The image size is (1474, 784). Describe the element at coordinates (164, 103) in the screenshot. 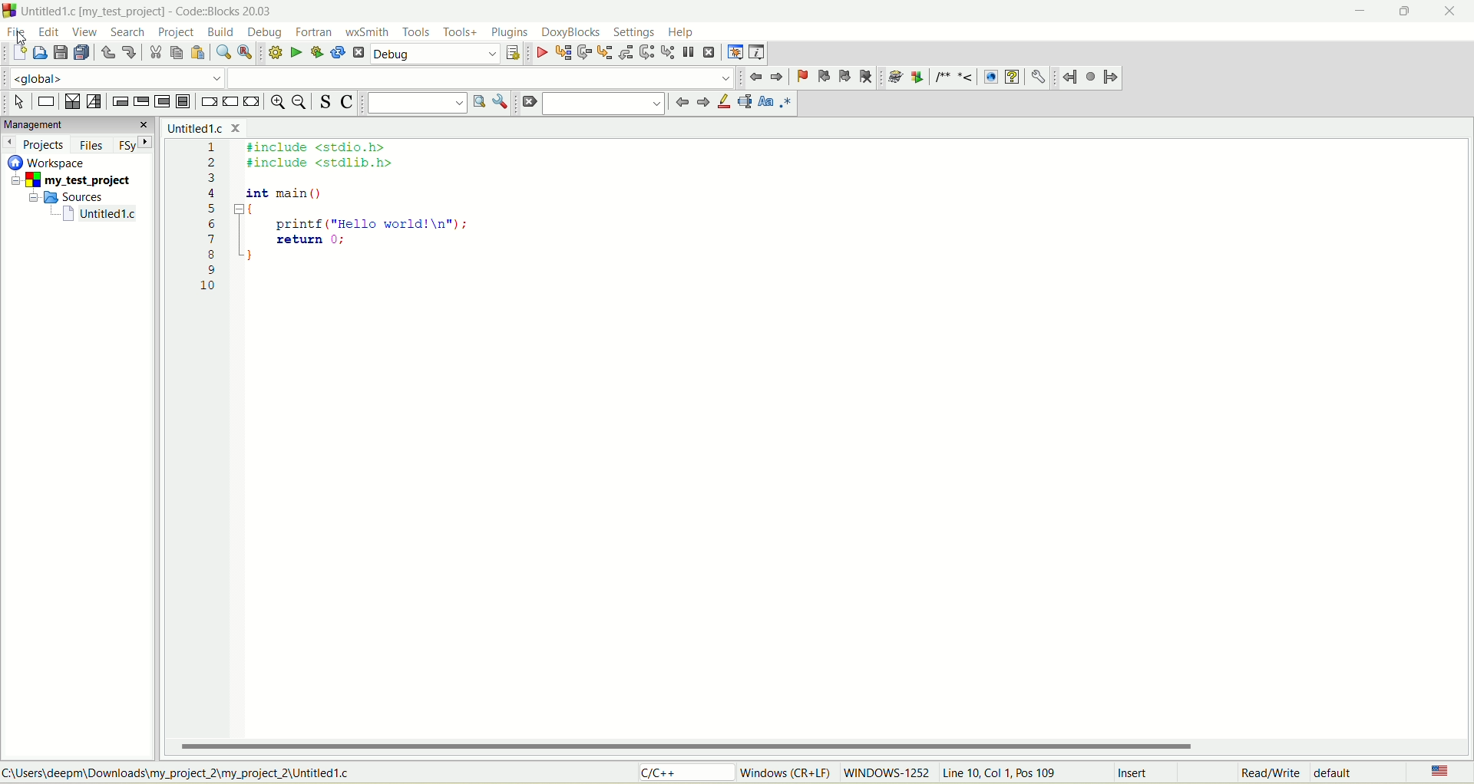

I see `counting loop` at that location.